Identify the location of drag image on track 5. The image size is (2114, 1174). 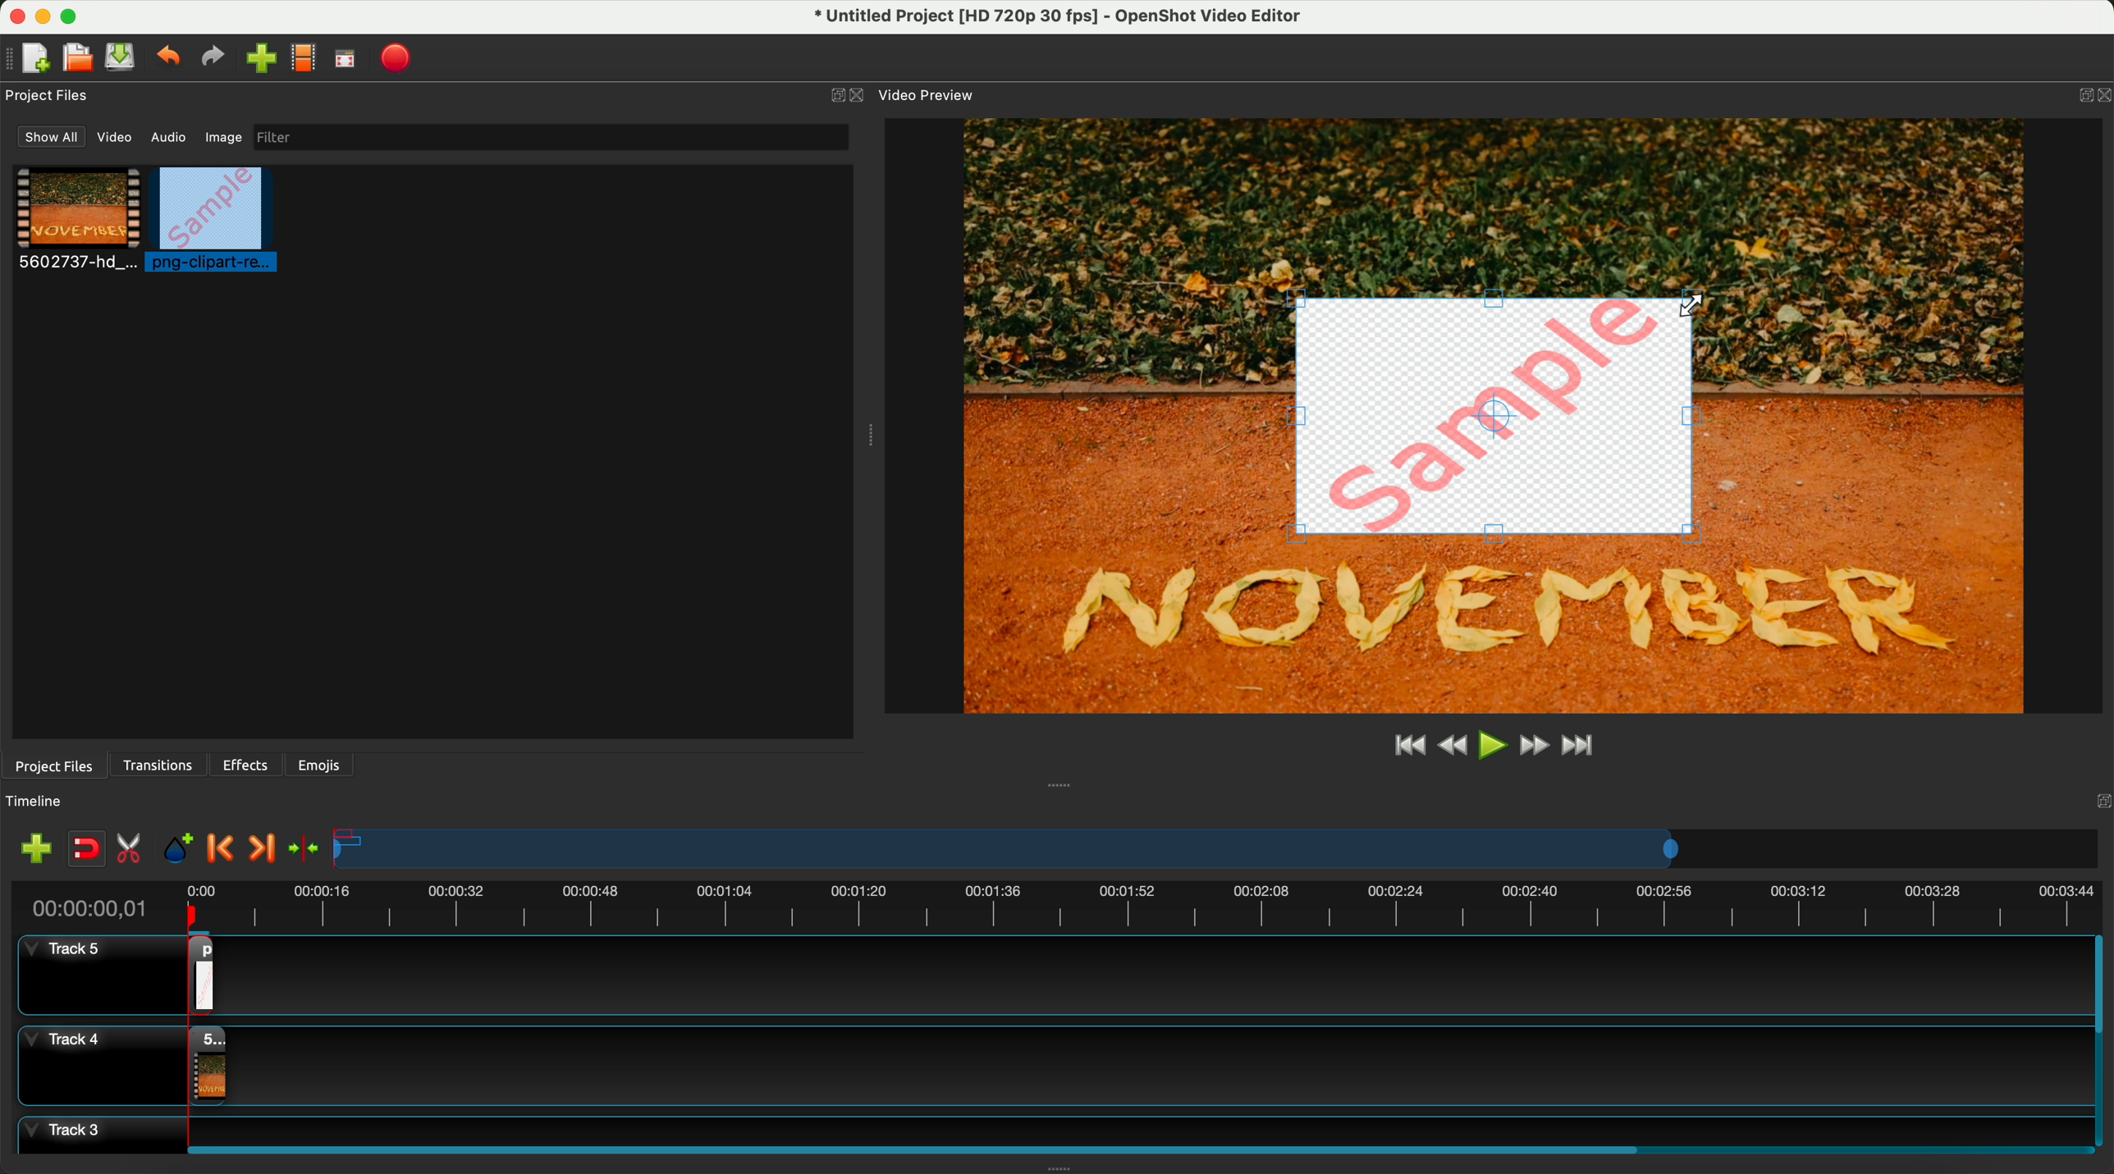
(206, 973).